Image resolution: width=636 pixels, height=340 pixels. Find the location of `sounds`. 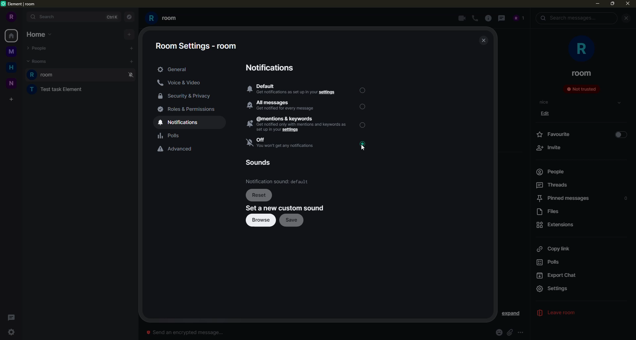

sounds is located at coordinates (257, 162).